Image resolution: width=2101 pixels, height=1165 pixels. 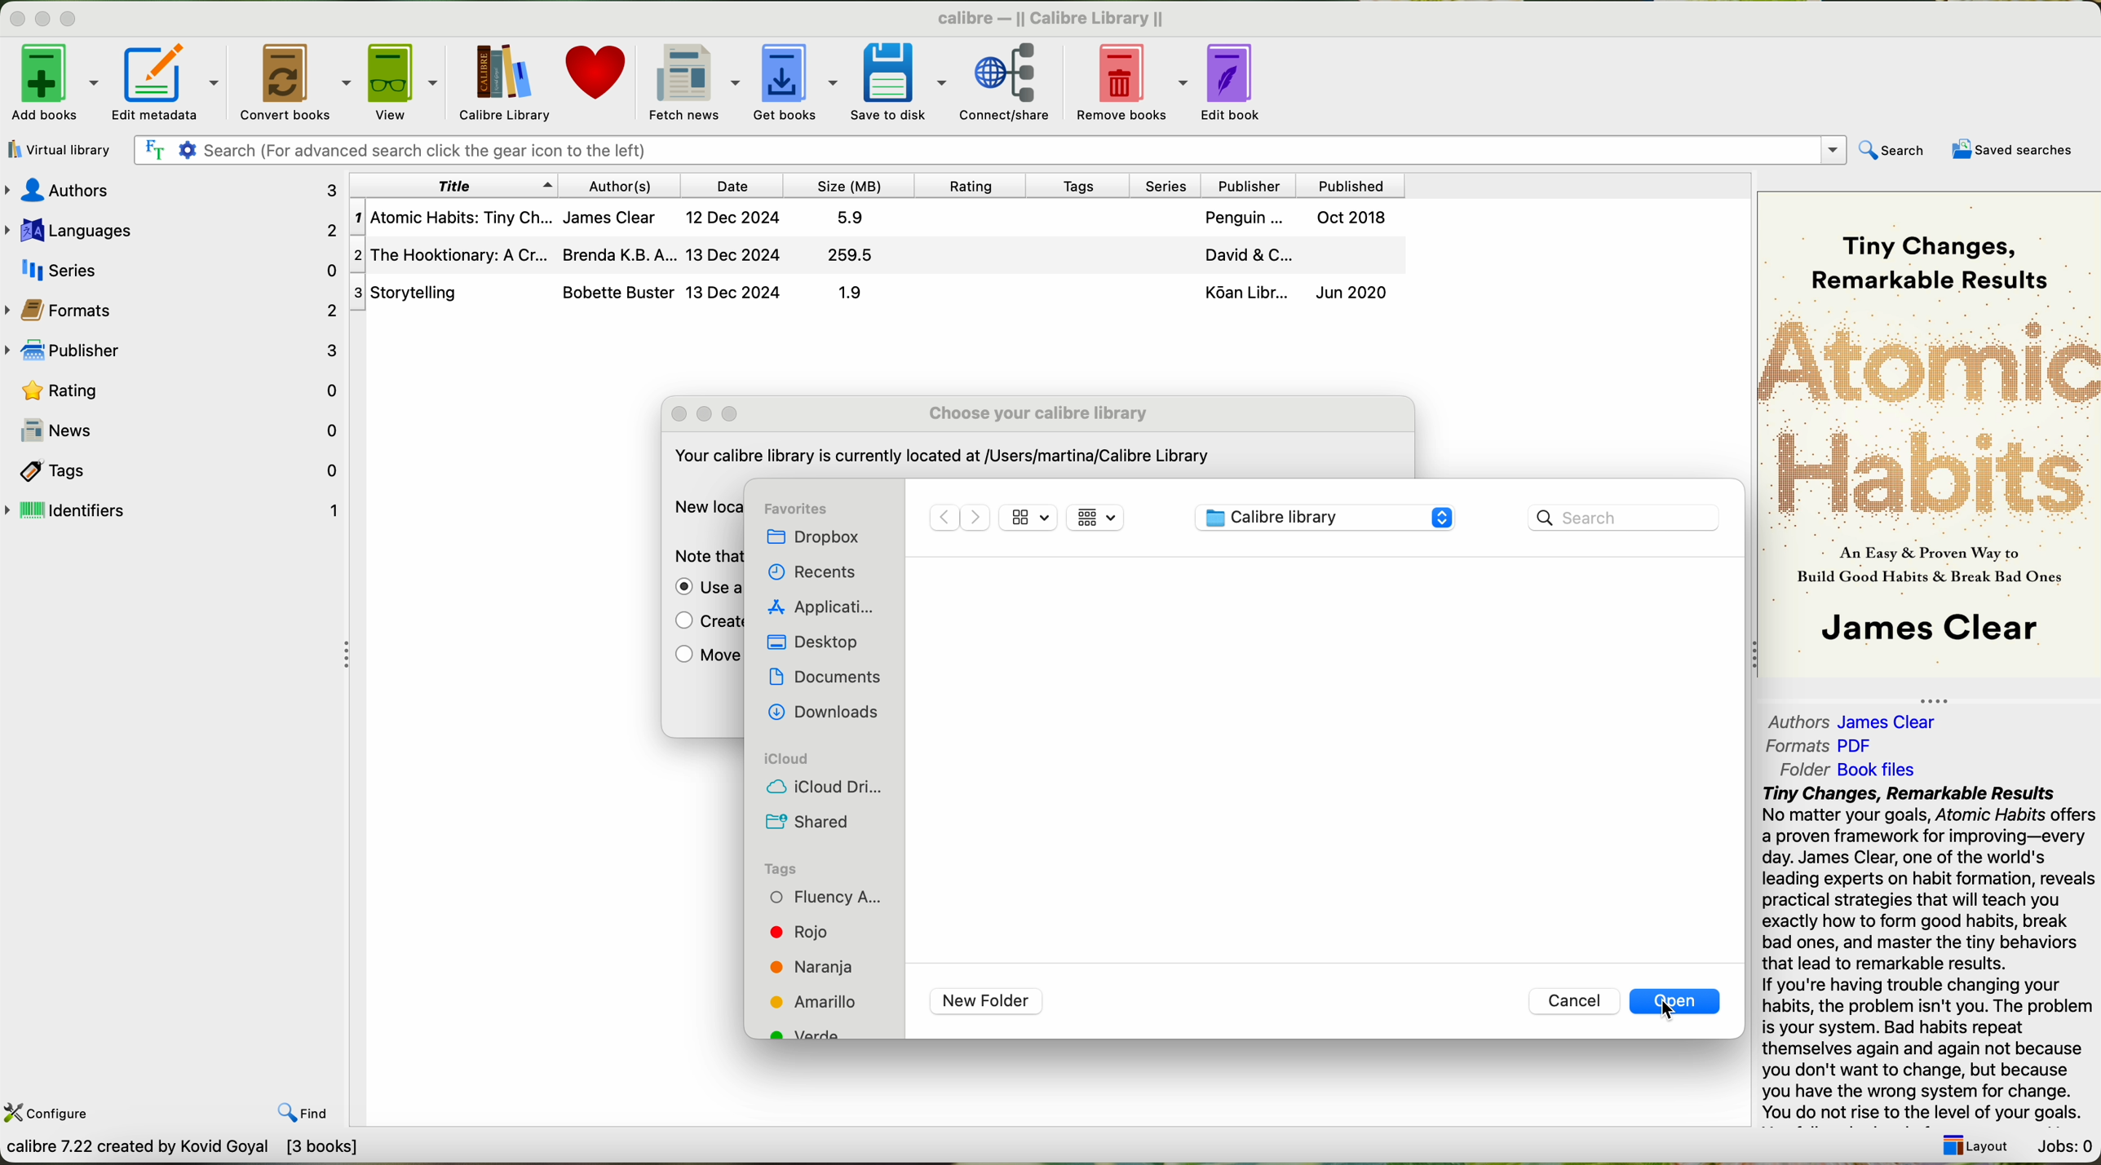 What do you see at coordinates (827, 573) in the screenshot?
I see `recents` at bounding box center [827, 573].